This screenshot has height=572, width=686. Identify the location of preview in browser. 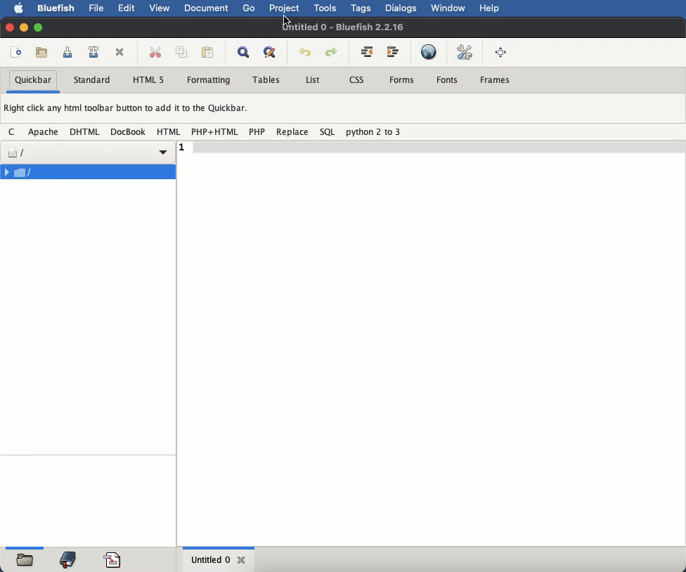
(429, 51).